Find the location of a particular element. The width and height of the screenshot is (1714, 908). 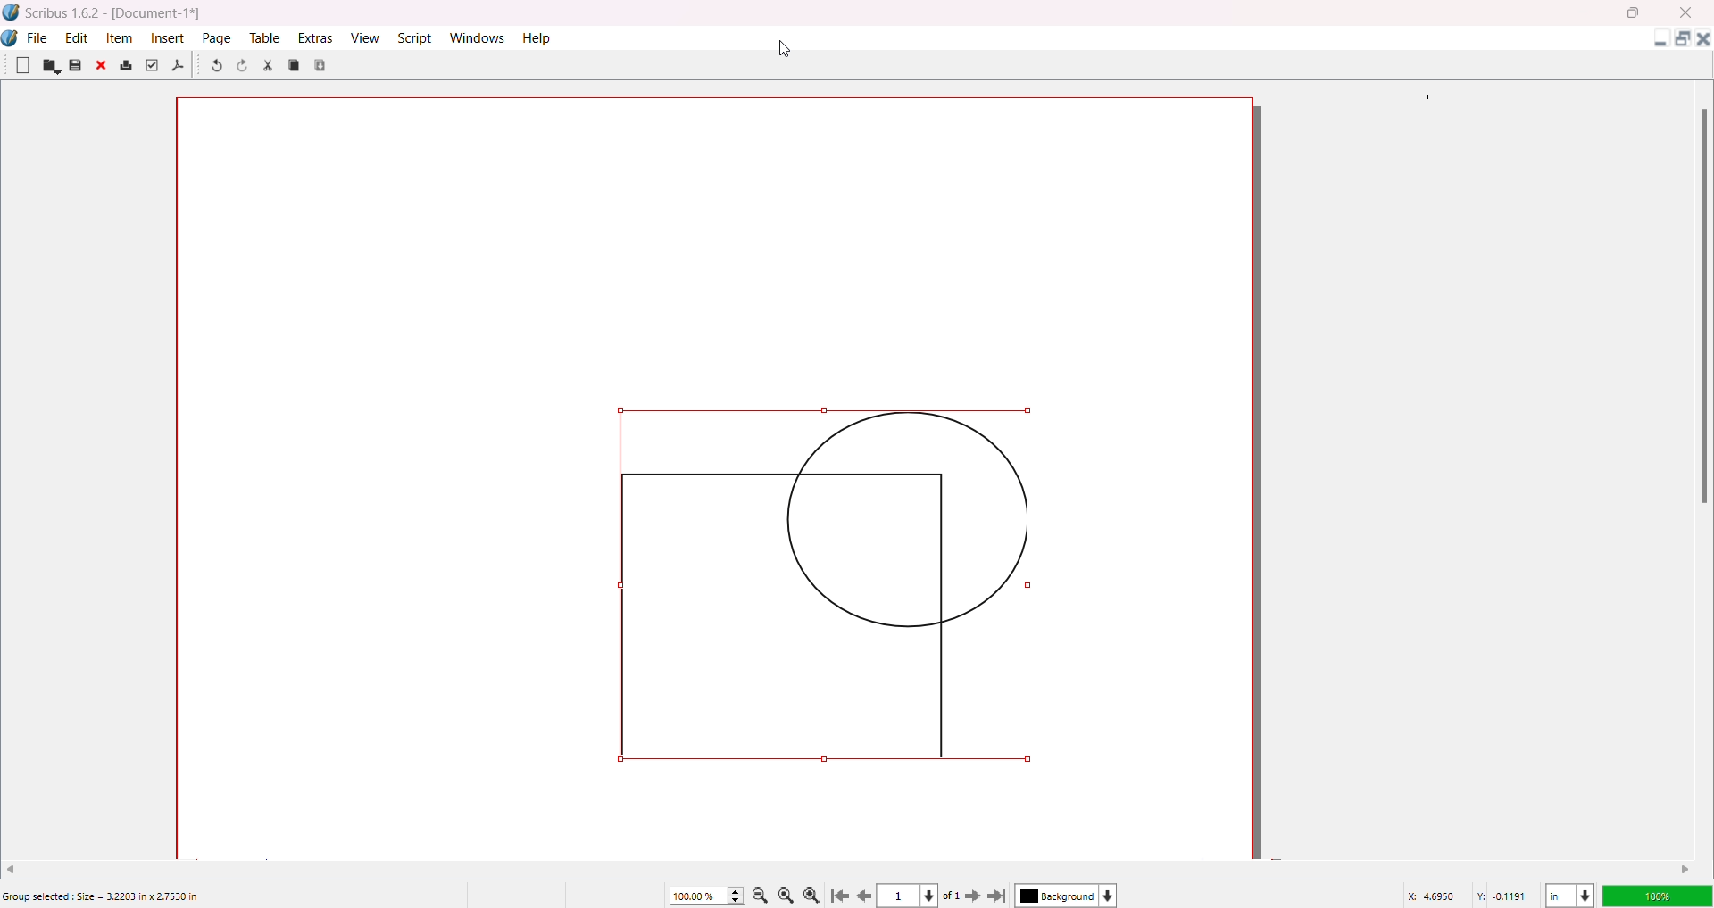

Table is located at coordinates (263, 37).